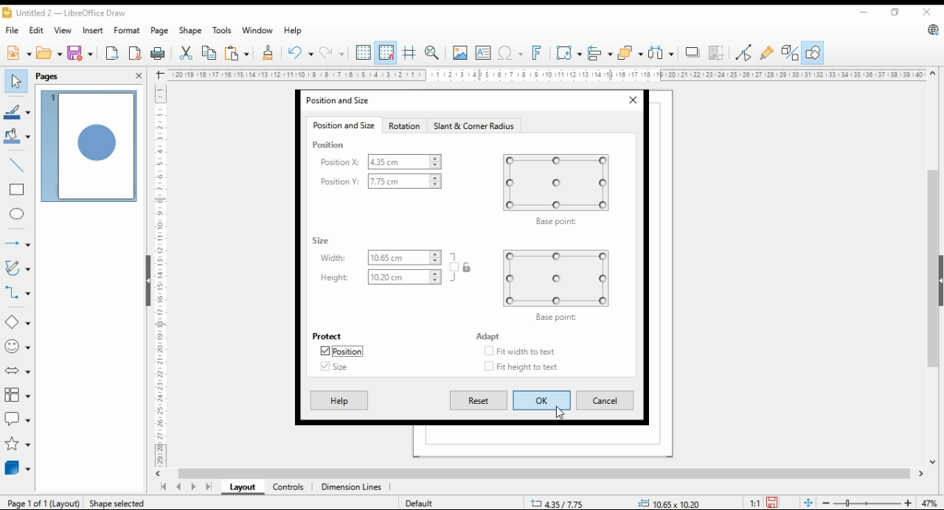 The width and height of the screenshot is (944, 510). What do you see at coordinates (300, 53) in the screenshot?
I see `undo` at bounding box center [300, 53].